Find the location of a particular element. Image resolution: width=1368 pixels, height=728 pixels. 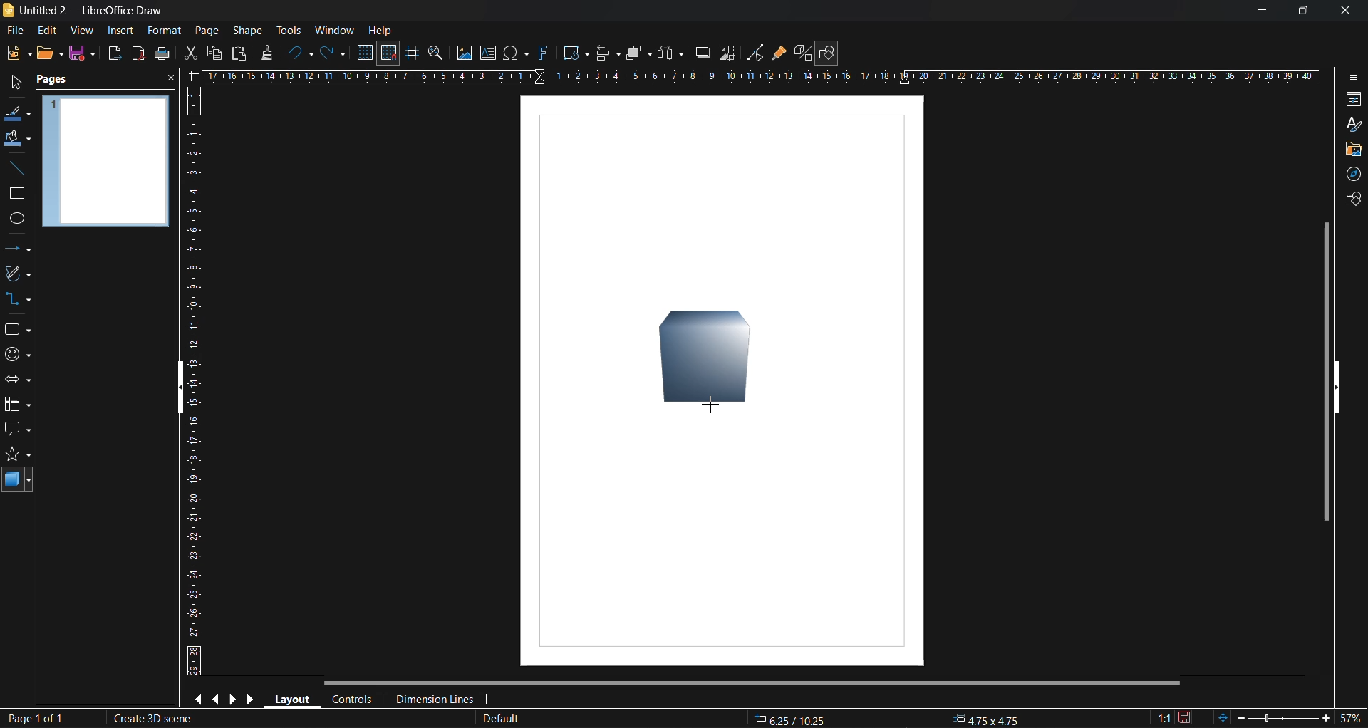

zoom out is located at coordinates (1240, 716).